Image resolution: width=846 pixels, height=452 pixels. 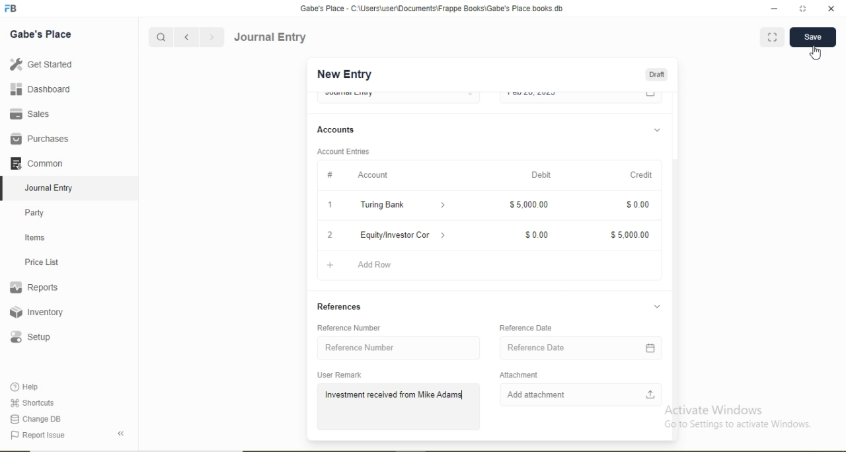 What do you see at coordinates (542, 174) in the screenshot?
I see `Debit` at bounding box center [542, 174].